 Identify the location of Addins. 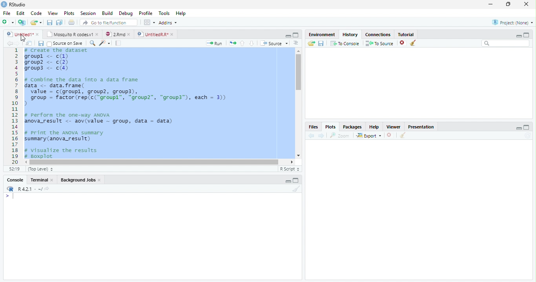
(168, 23).